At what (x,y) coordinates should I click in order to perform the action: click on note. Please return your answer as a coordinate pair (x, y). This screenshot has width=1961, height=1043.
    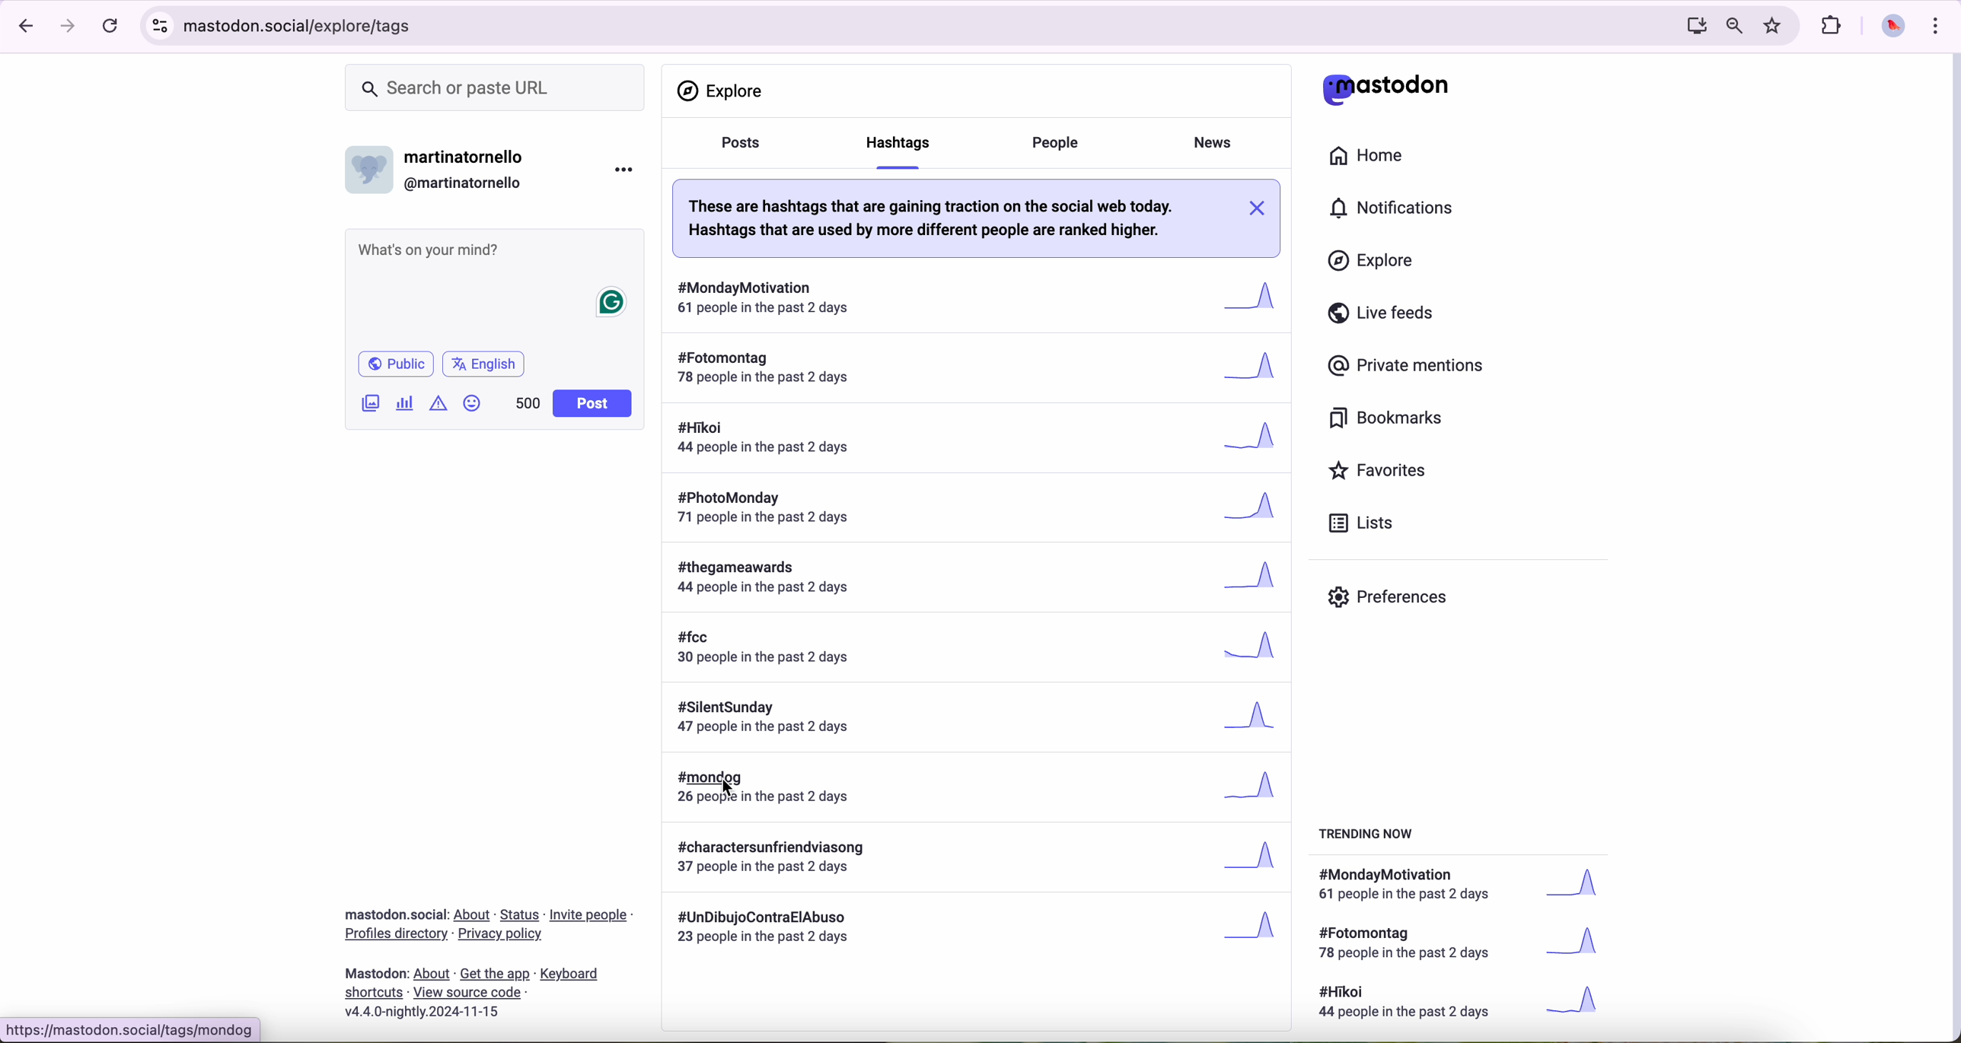
    Looking at the image, I should click on (951, 219).